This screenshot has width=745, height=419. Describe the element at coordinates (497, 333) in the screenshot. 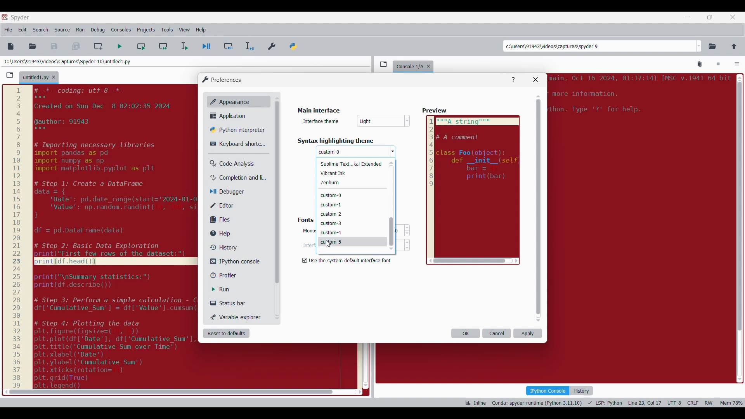

I see `Cancel` at that location.